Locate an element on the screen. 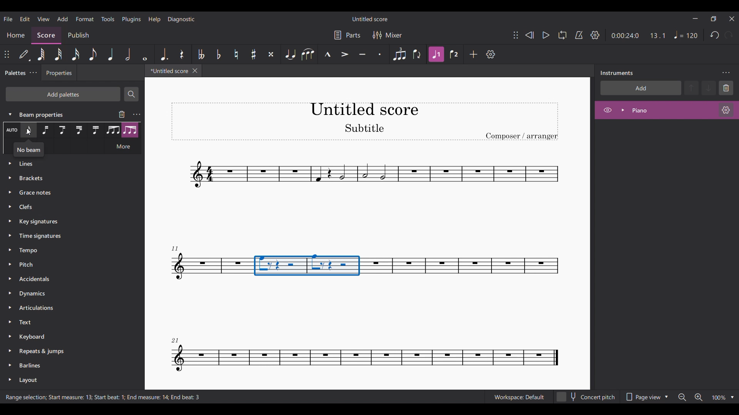 The image size is (739, 415). Layout is located at coordinates (66, 381).